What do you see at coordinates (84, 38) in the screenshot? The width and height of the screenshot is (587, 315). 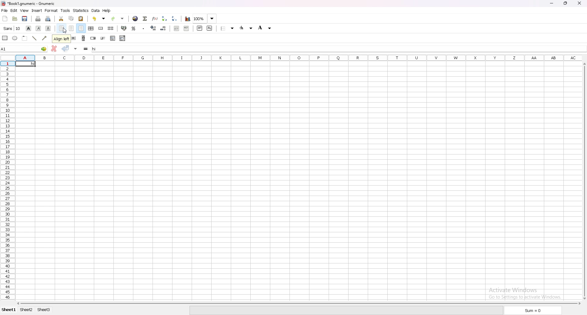 I see `scroll bar` at bounding box center [84, 38].